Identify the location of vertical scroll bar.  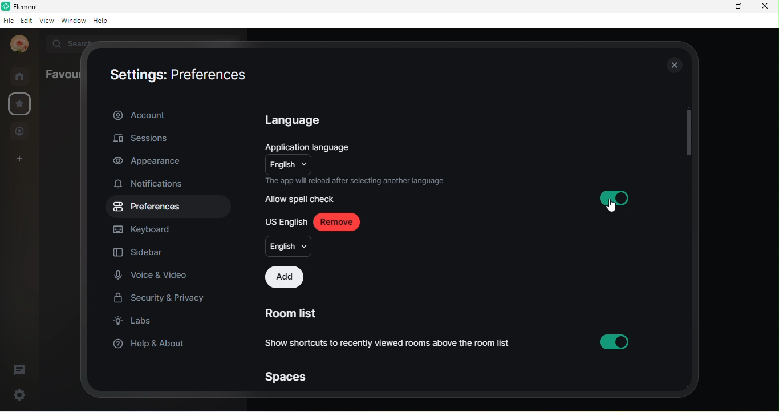
(689, 134).